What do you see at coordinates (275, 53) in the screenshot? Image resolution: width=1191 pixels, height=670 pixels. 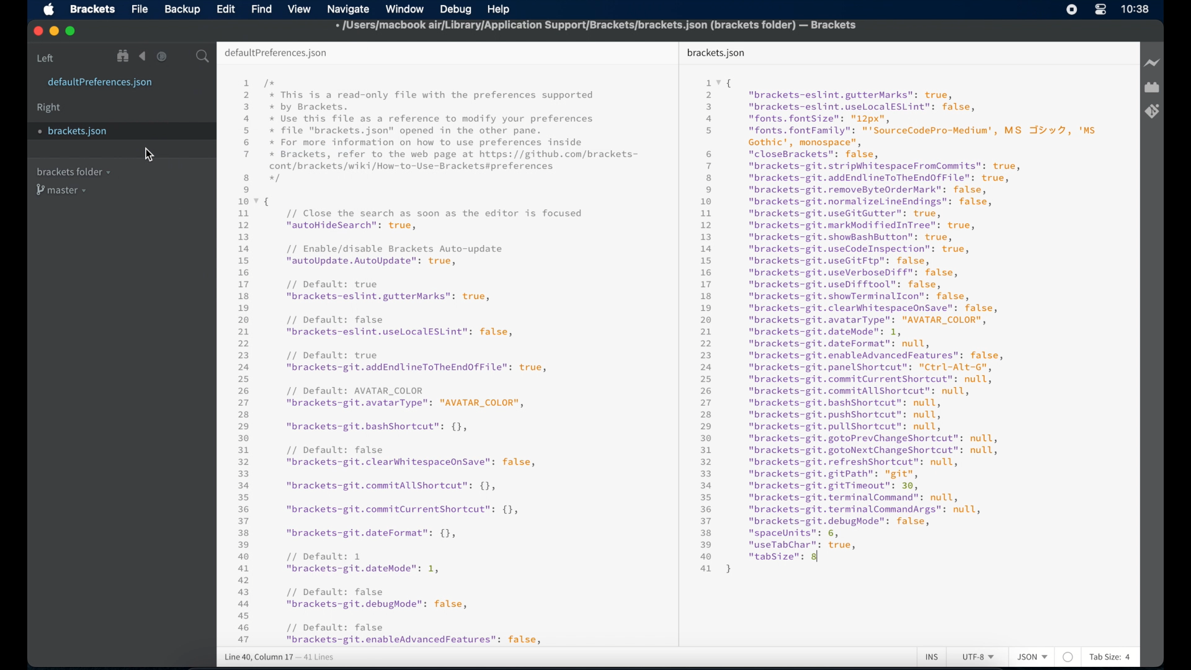 I see `default preferences.json` at bounding box center [275, 53].